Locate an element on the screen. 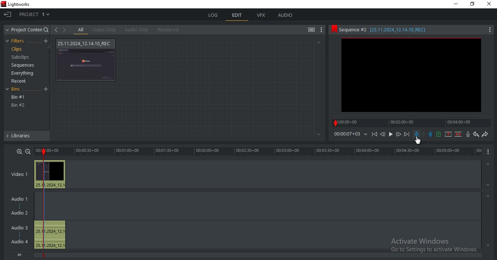 The width and height of the screenshot is (497, 260). everything is located at coordinates (24, 73).